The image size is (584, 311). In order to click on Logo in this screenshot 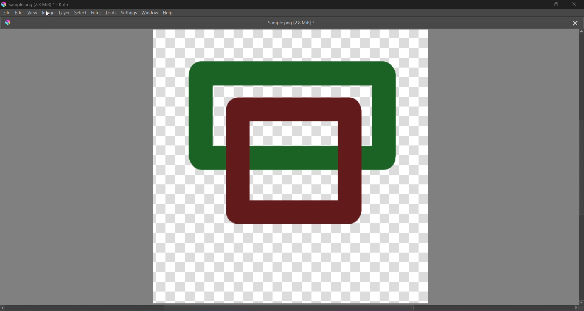, I will do `click(4, 4)`.